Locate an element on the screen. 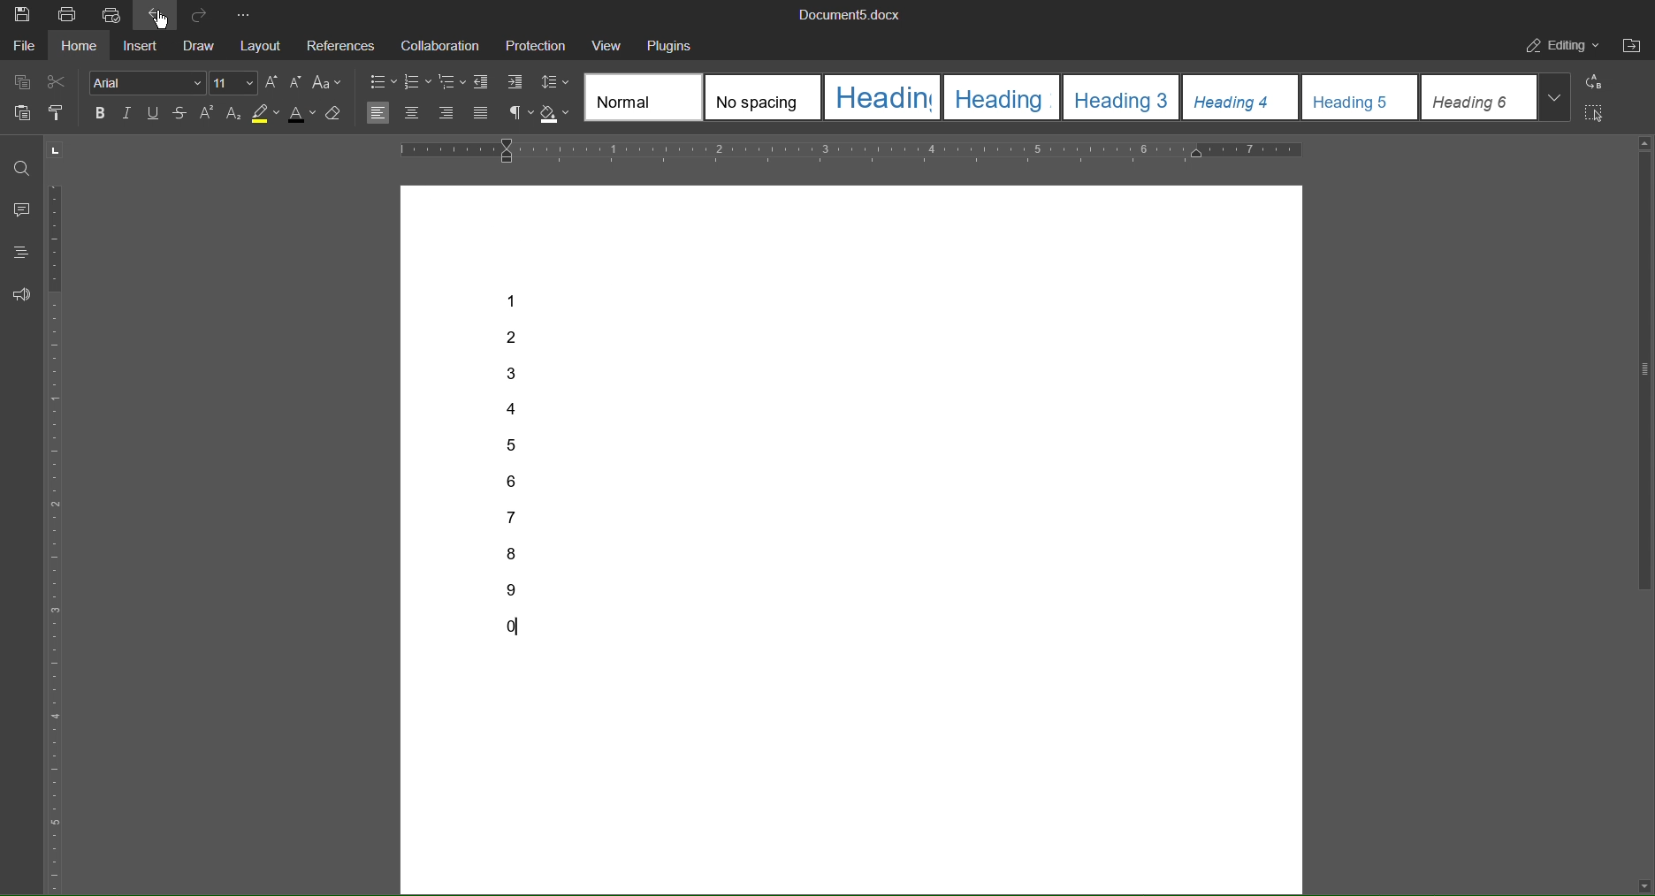 Image resolution: width=1655 pixels, height=896 pixels. Document5.docx is located at coordinates (851, 15).